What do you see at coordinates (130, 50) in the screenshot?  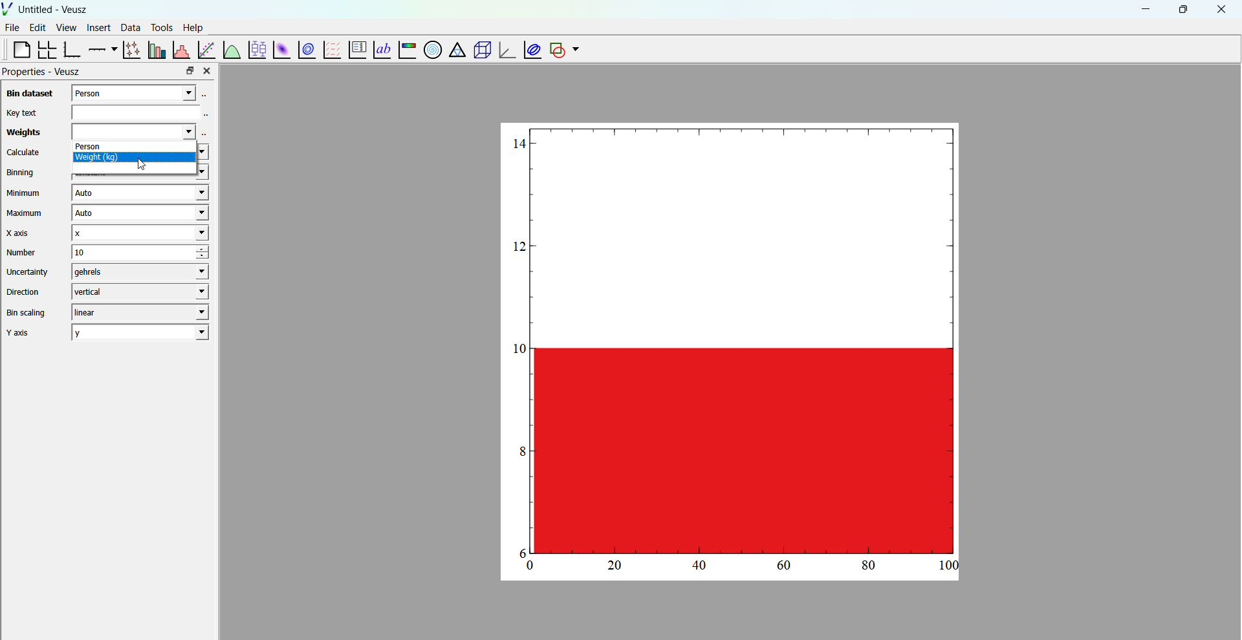 I see `plot points with lines and errorbars` at bounding box center [130, 50].